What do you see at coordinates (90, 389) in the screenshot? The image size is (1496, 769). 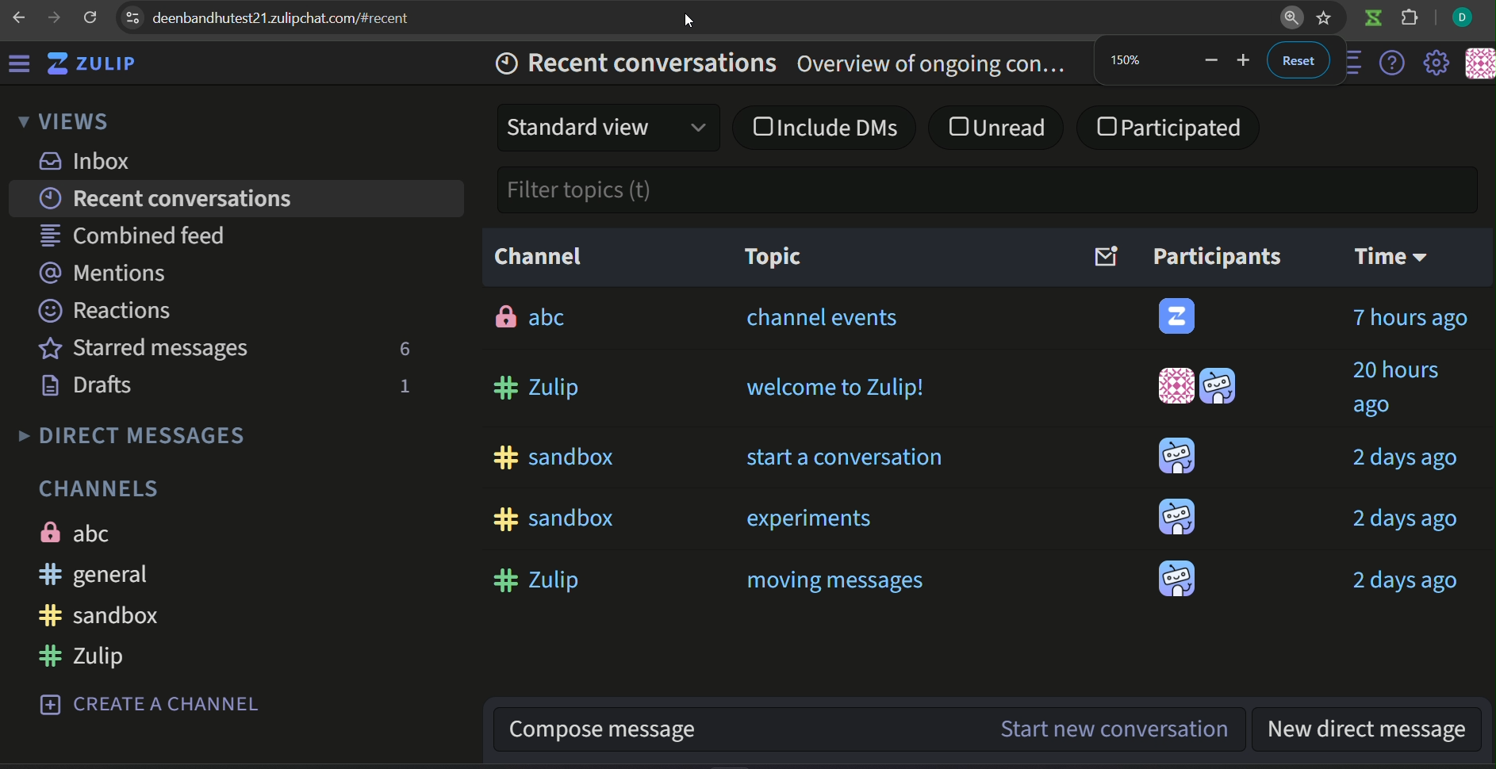 I see `drafts` at bounding box center [90, 389].